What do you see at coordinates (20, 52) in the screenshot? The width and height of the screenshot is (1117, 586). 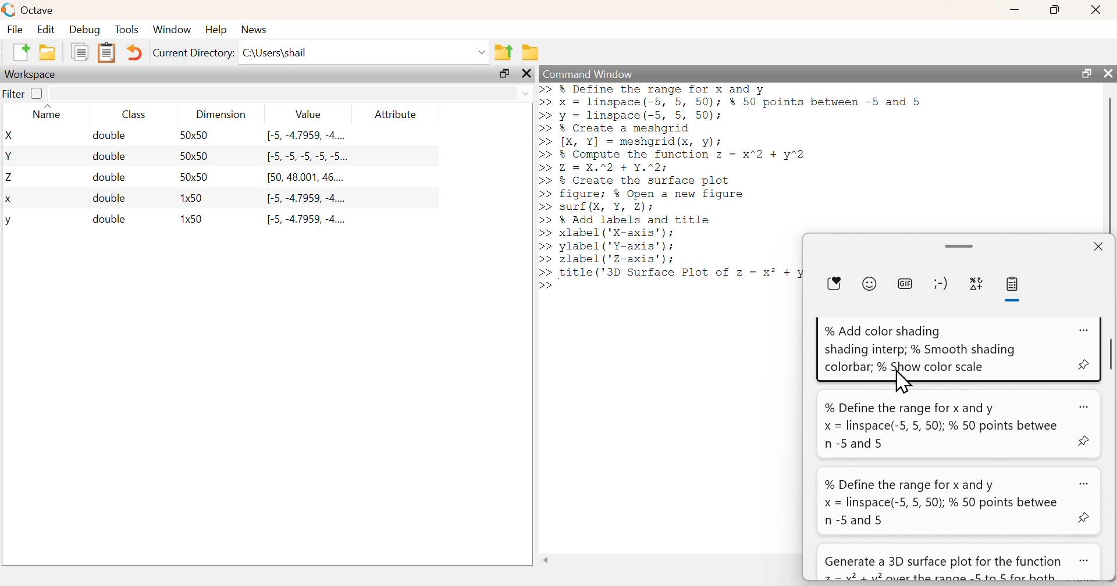 I see `New File` at bounding box center [20, 52].